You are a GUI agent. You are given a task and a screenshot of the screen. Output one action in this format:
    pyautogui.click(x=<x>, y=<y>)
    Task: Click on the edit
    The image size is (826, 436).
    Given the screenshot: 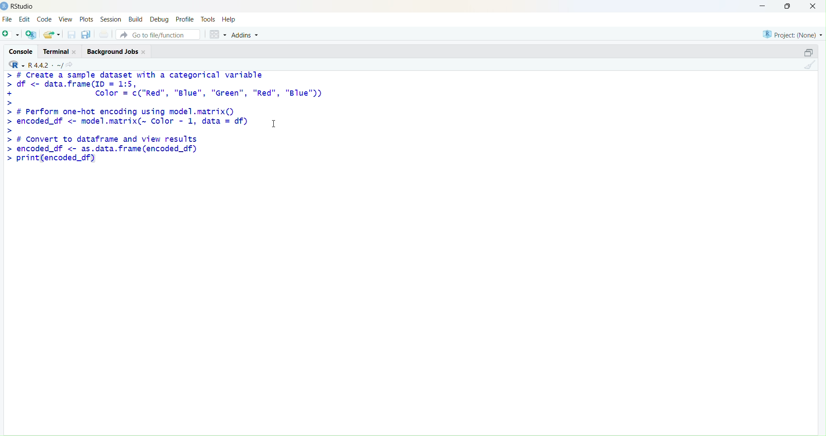 What is the action you would take?
    pyautogui.click(x=25, y=19)
    